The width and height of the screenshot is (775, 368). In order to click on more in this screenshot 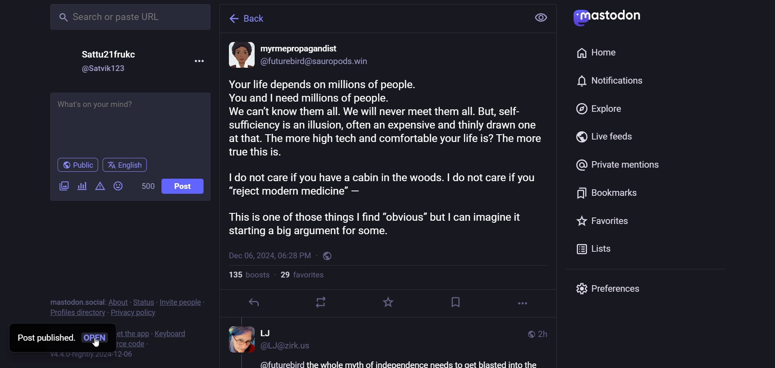, I will do `click(197, 60)`.